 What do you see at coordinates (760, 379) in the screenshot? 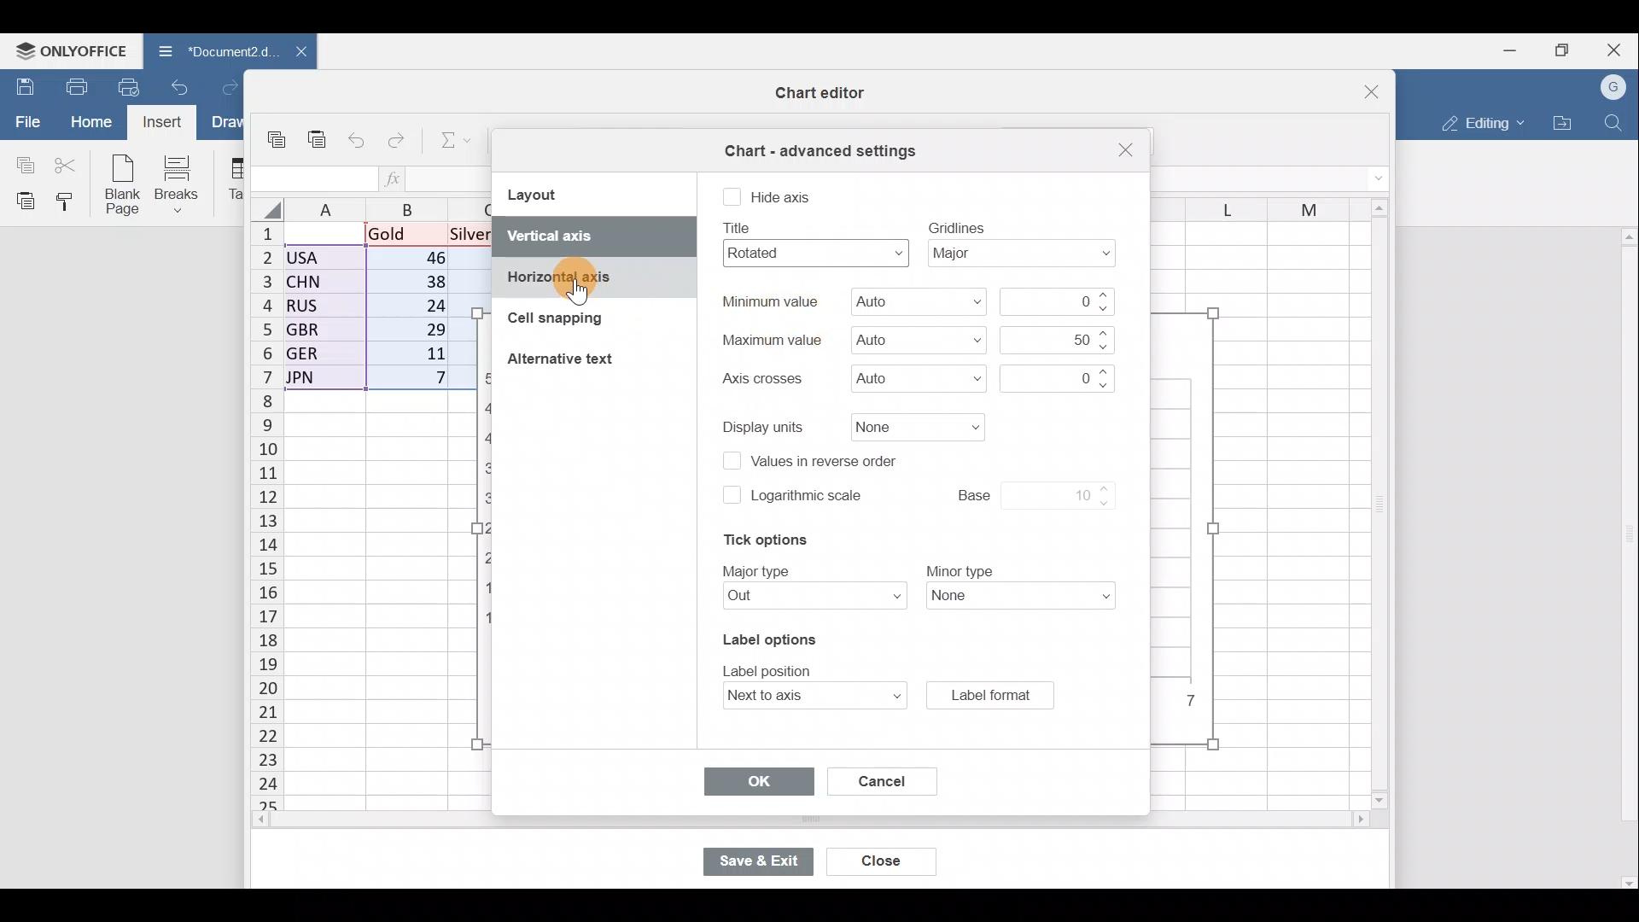
I see `text` at bounding box center [760, 379].